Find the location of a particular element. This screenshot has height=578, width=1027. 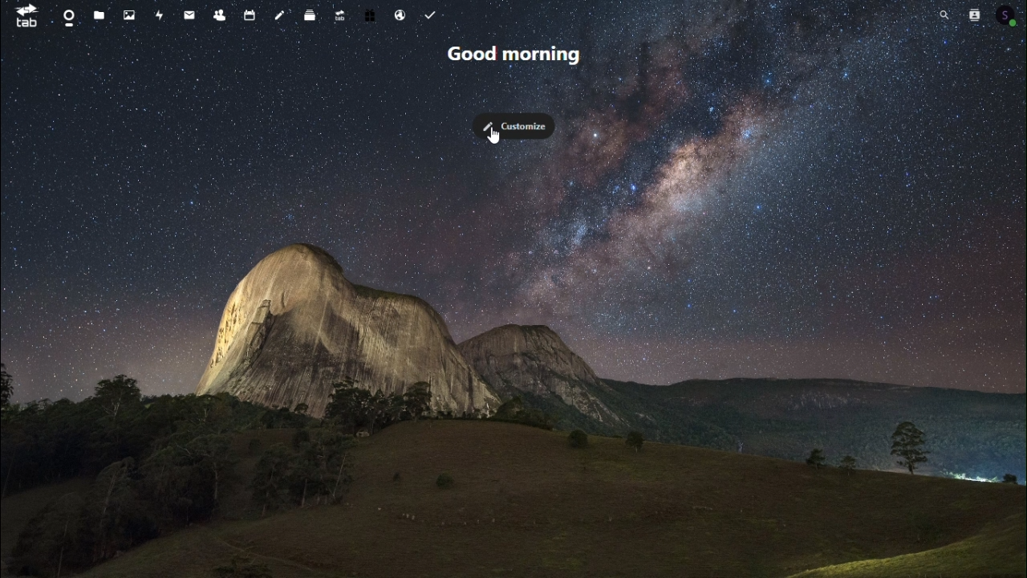

Customise is located at coordinates (518, 127).